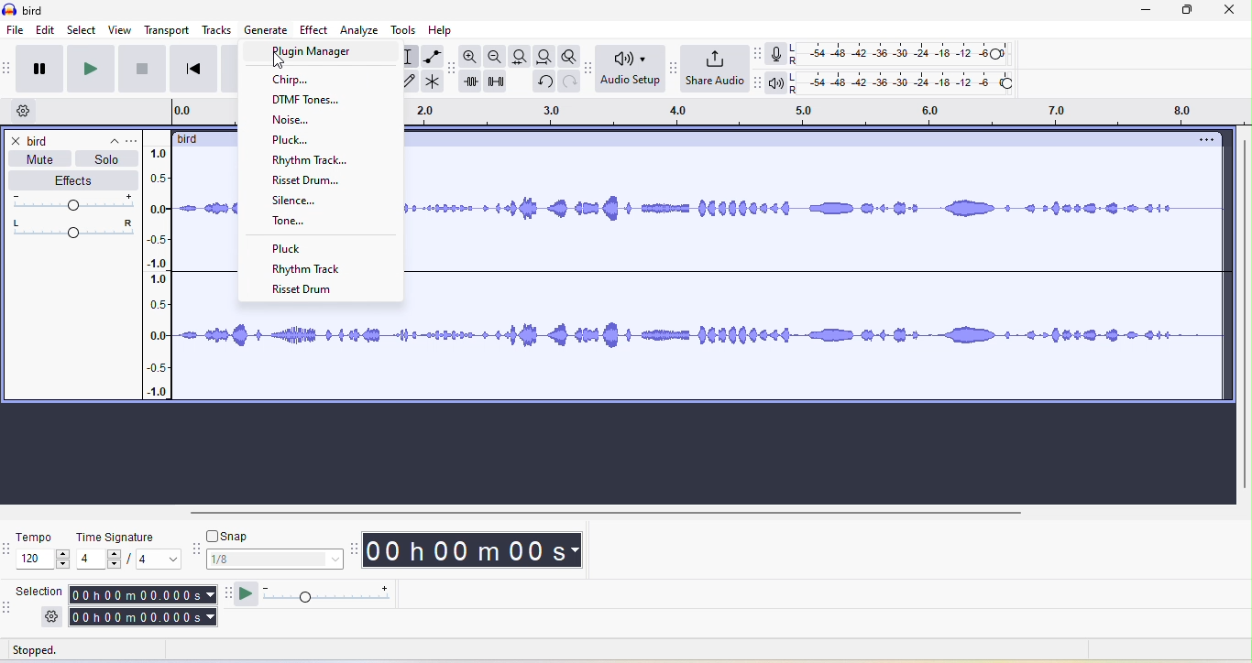 The image size is (1252, 663). I want to click on timeline option, so click(23, 113).